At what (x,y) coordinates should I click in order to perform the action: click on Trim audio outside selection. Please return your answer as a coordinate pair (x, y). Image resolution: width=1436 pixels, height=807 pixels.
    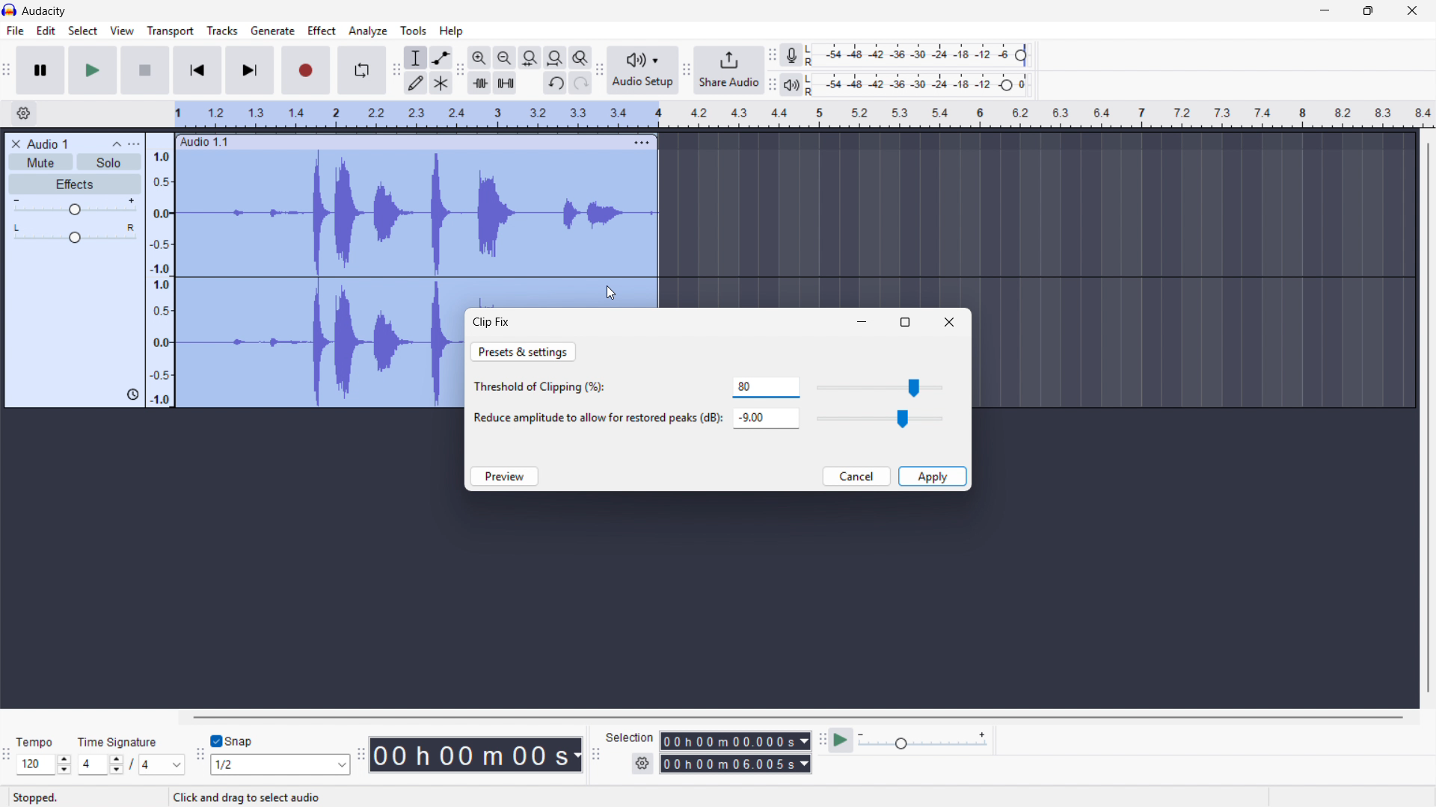
    Looking at the image, I should click on (479, 82).